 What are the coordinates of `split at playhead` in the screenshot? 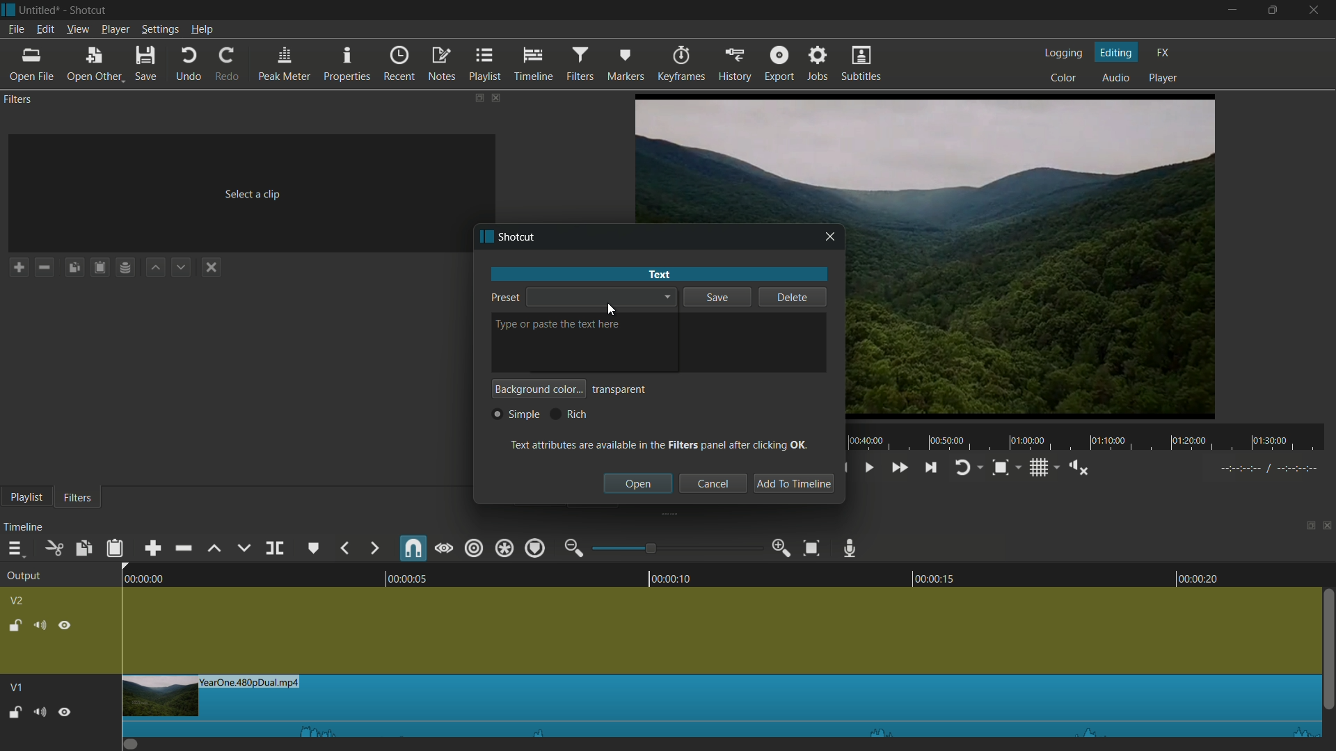 It's located at (274, 549).